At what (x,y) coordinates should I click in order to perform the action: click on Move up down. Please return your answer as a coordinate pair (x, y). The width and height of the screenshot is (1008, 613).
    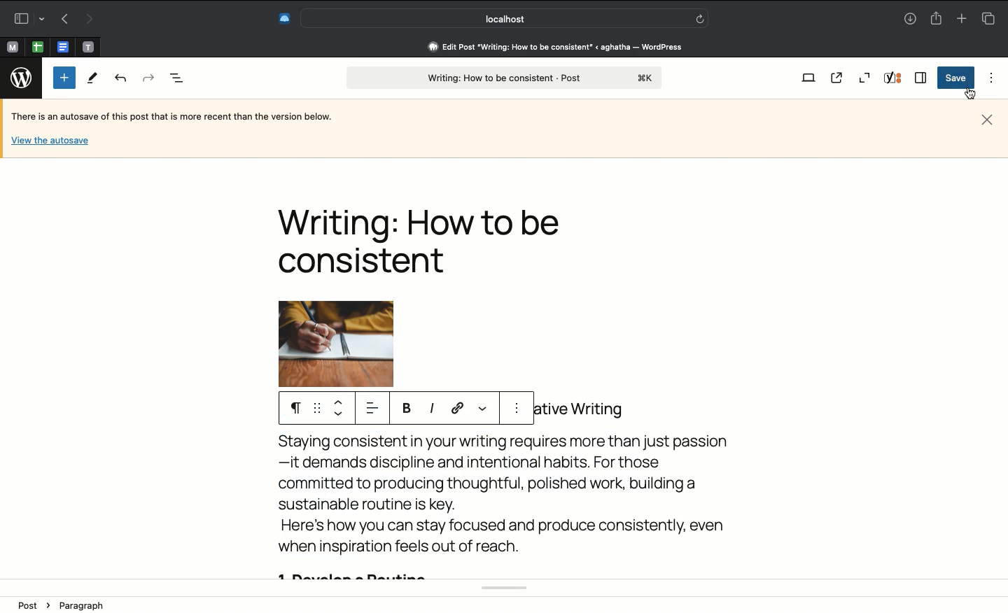
    Looking at the image, I should click on (339, 409).